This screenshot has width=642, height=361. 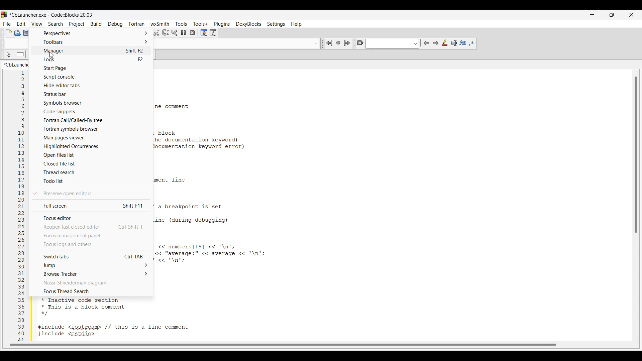 I want to click on Perspective options, so click(x=91, y=33).